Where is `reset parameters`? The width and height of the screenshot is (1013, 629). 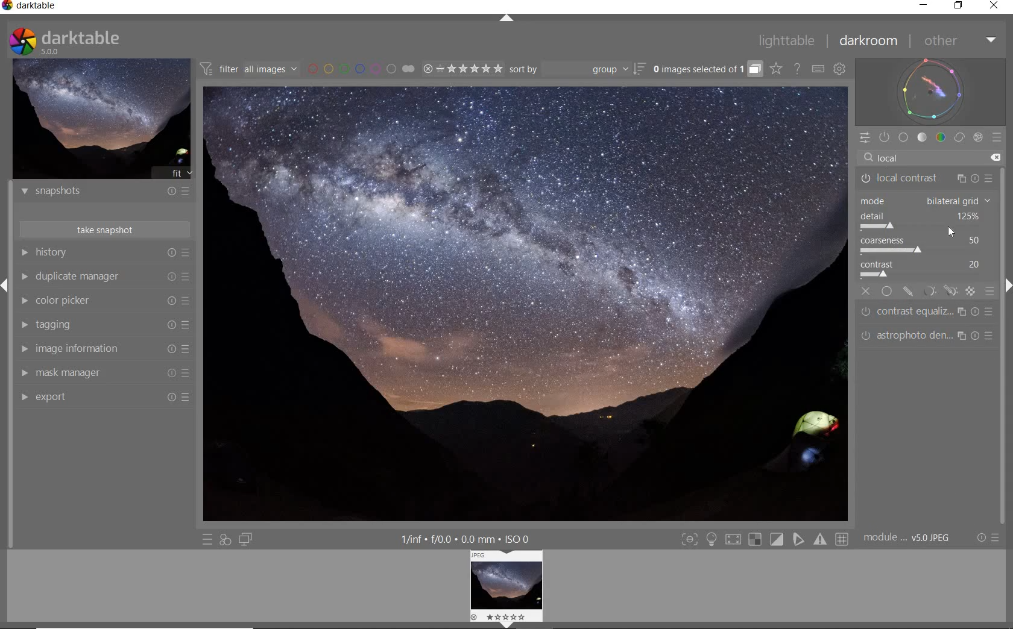 reset parameters is located at coordinates (992, 311).